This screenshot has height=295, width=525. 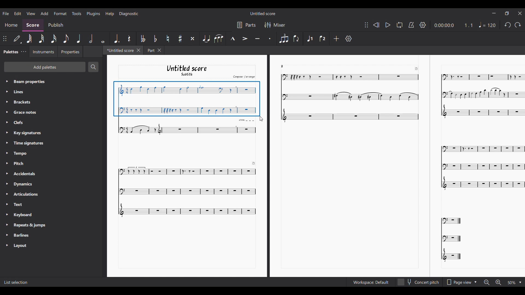 I want to click on Barlines, so click(x=22, y=235).